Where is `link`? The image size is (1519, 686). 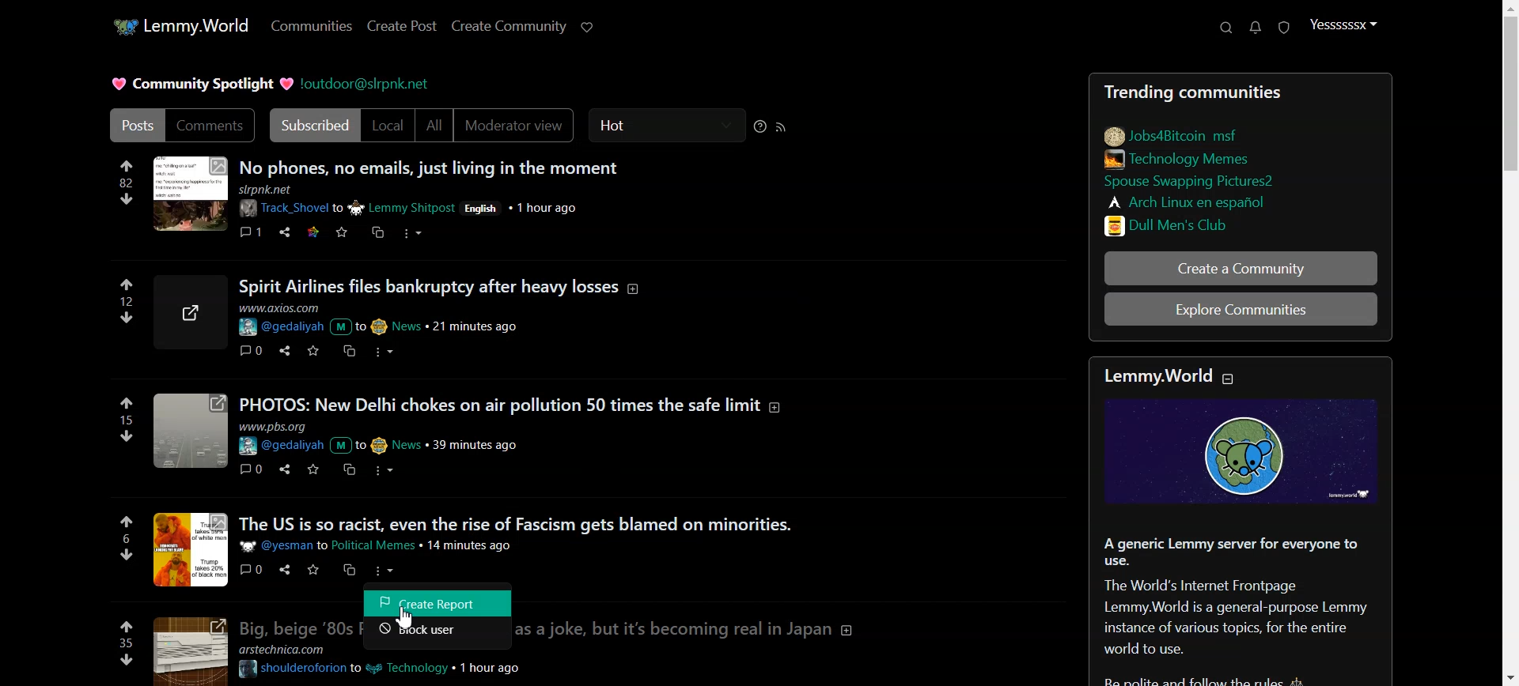
link is located at coordinates (311, 231).